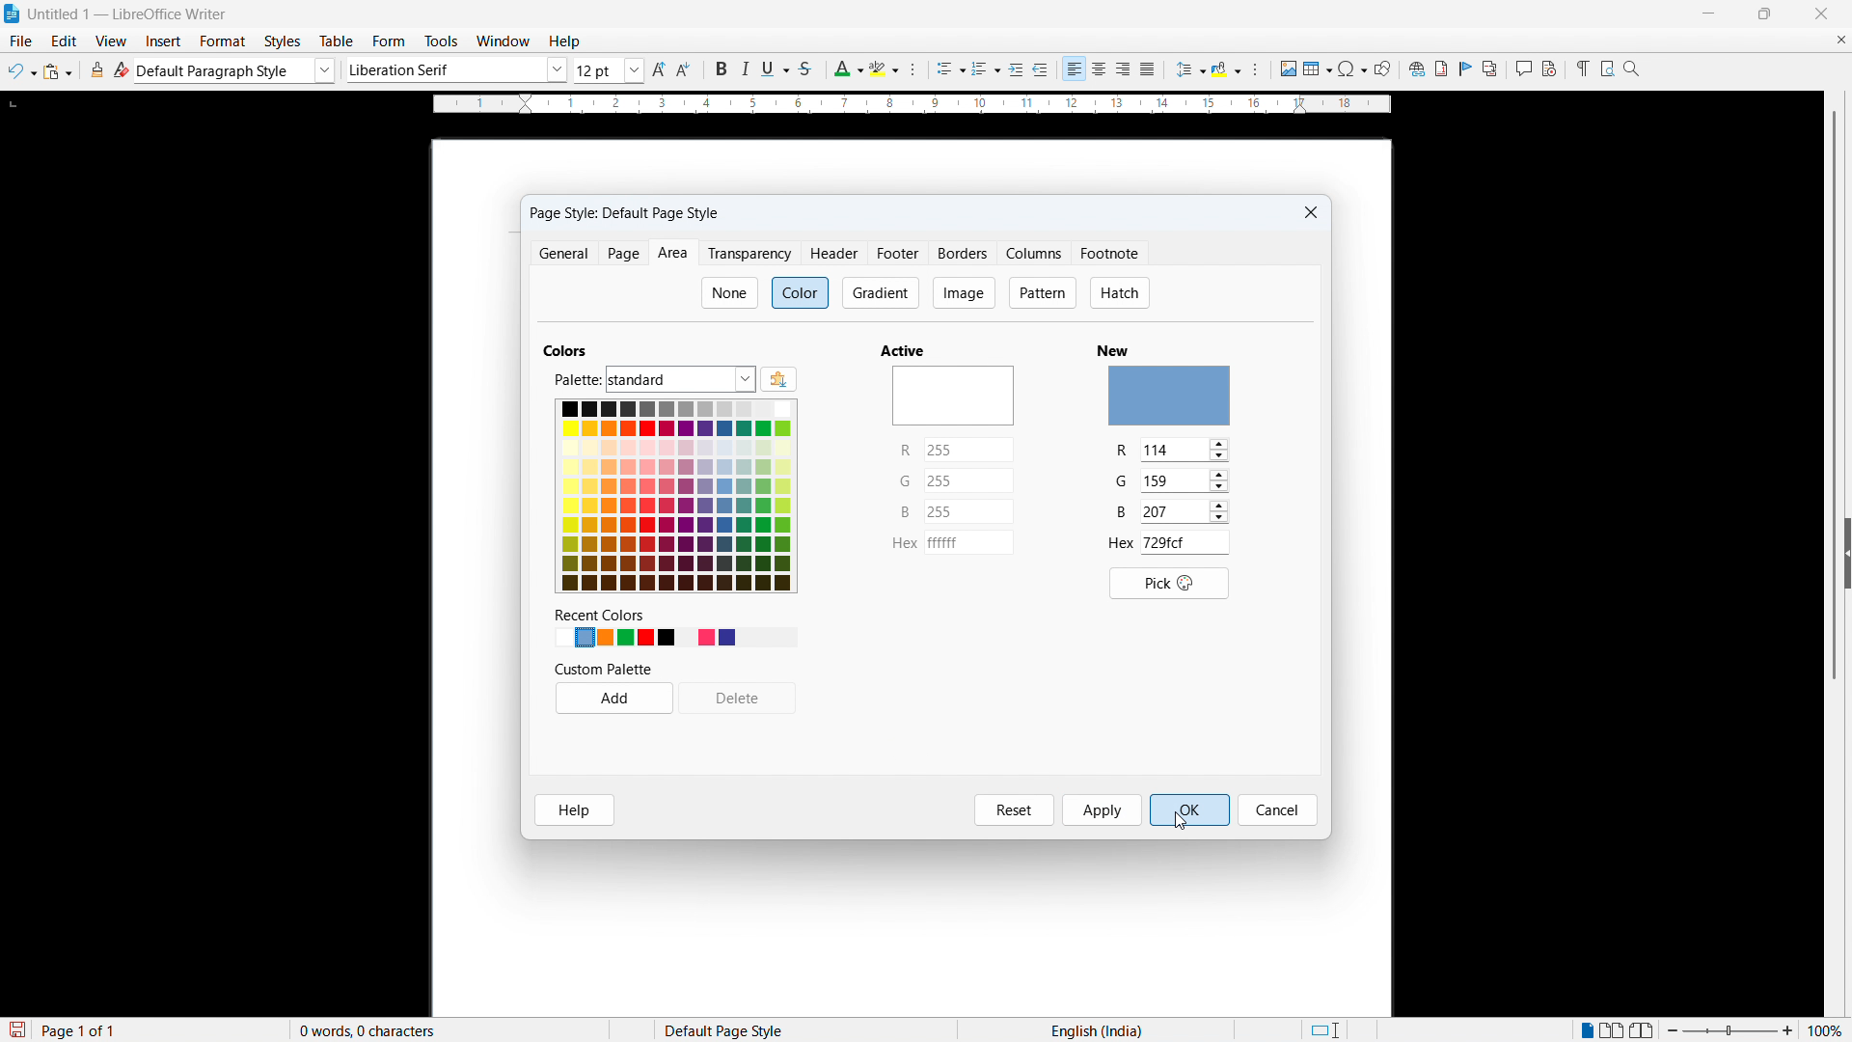  Describe the element at coordinates (1015, 809) in the screenshot. I see `Reset ` at that location.